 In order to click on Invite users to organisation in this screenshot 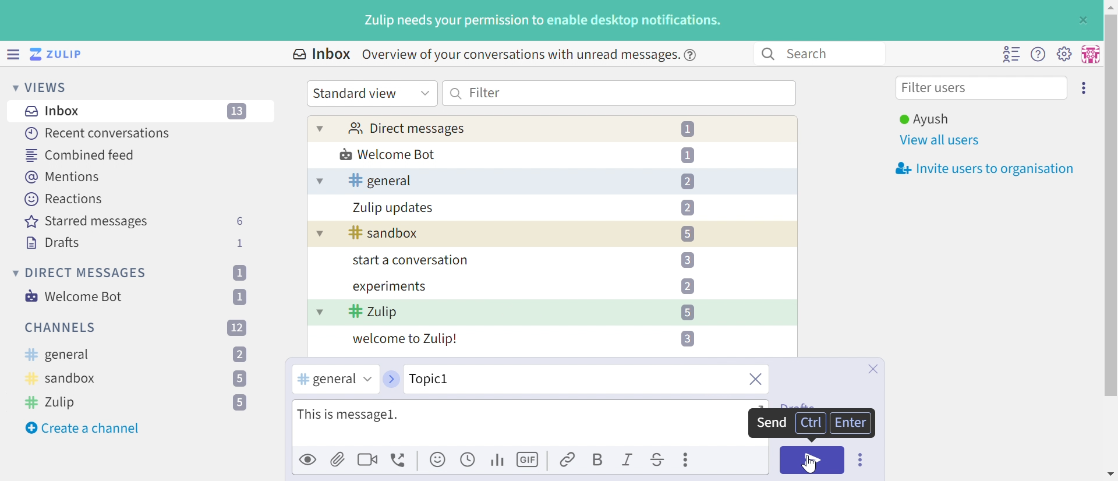, I will do `click(1085, 87)`.